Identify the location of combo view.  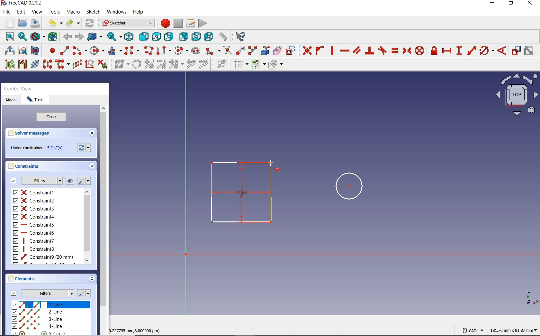
(17, 89).